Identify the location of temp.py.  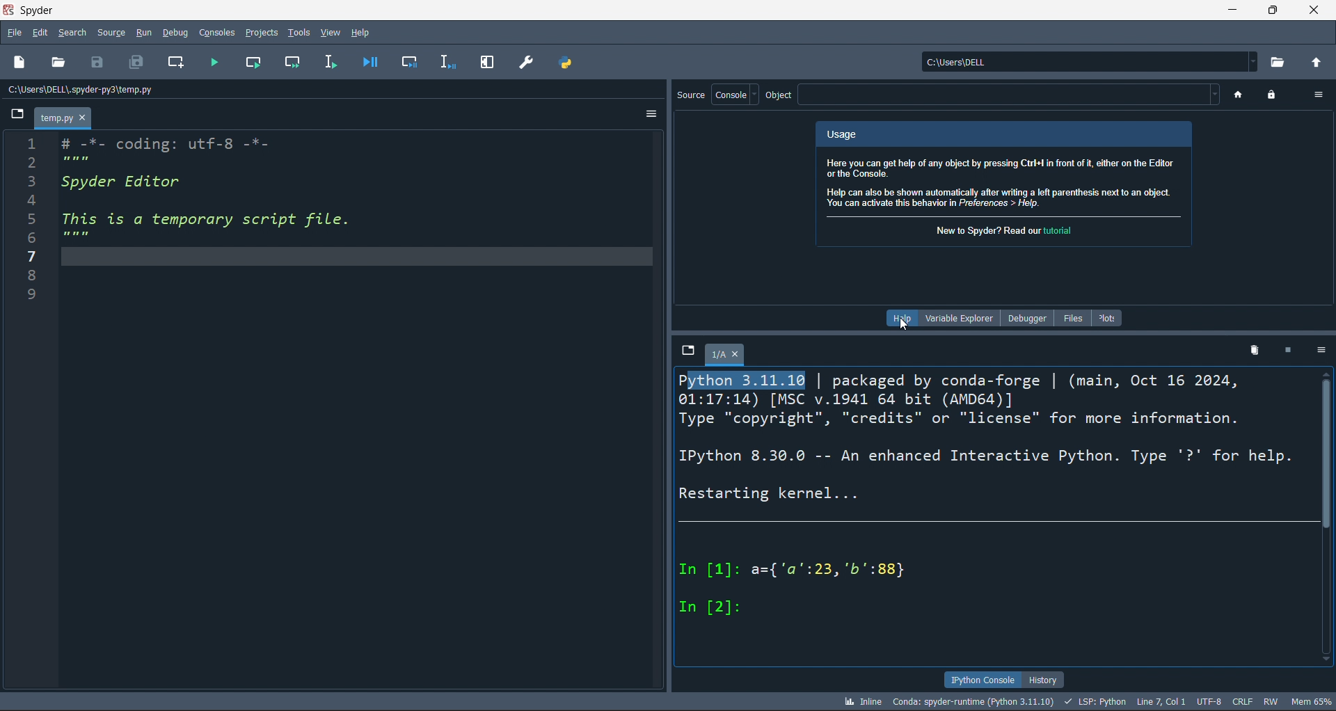
(65, 118).